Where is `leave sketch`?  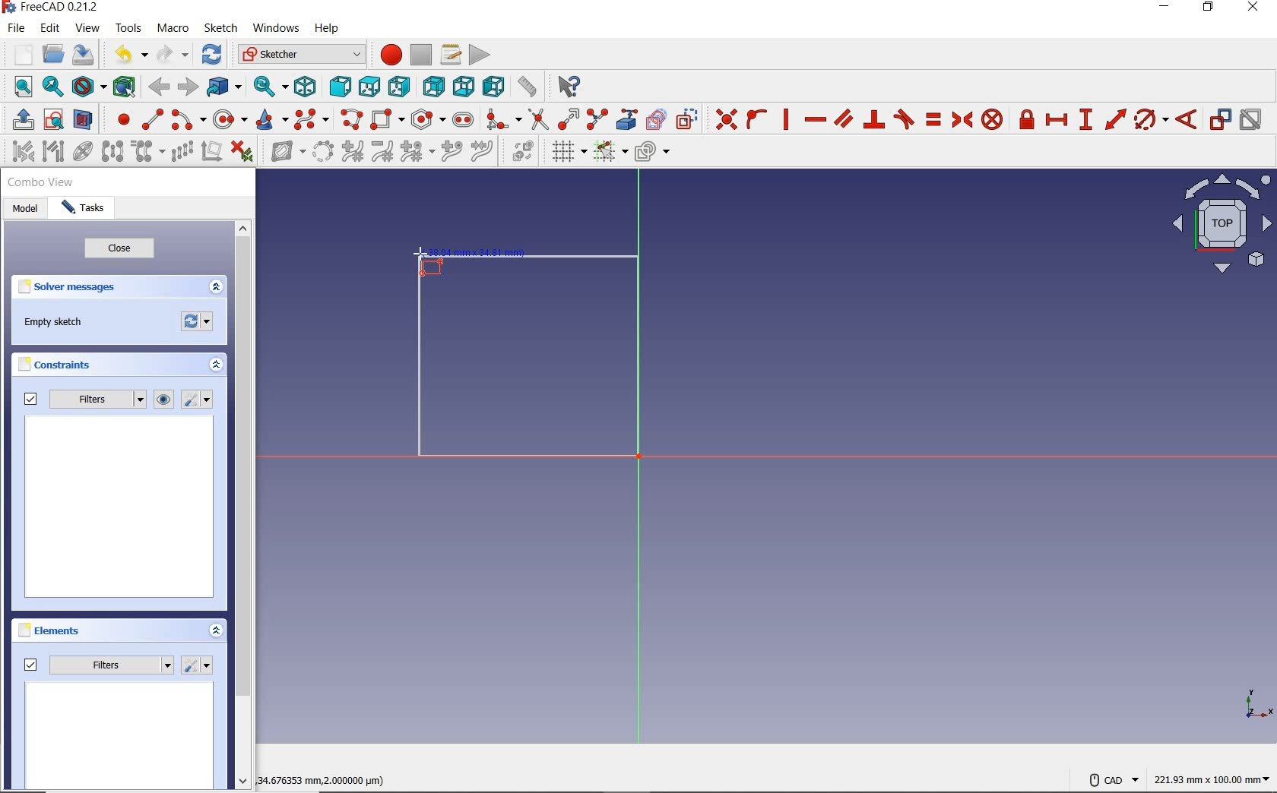 leave sketch is located at coordinates (20, 120).